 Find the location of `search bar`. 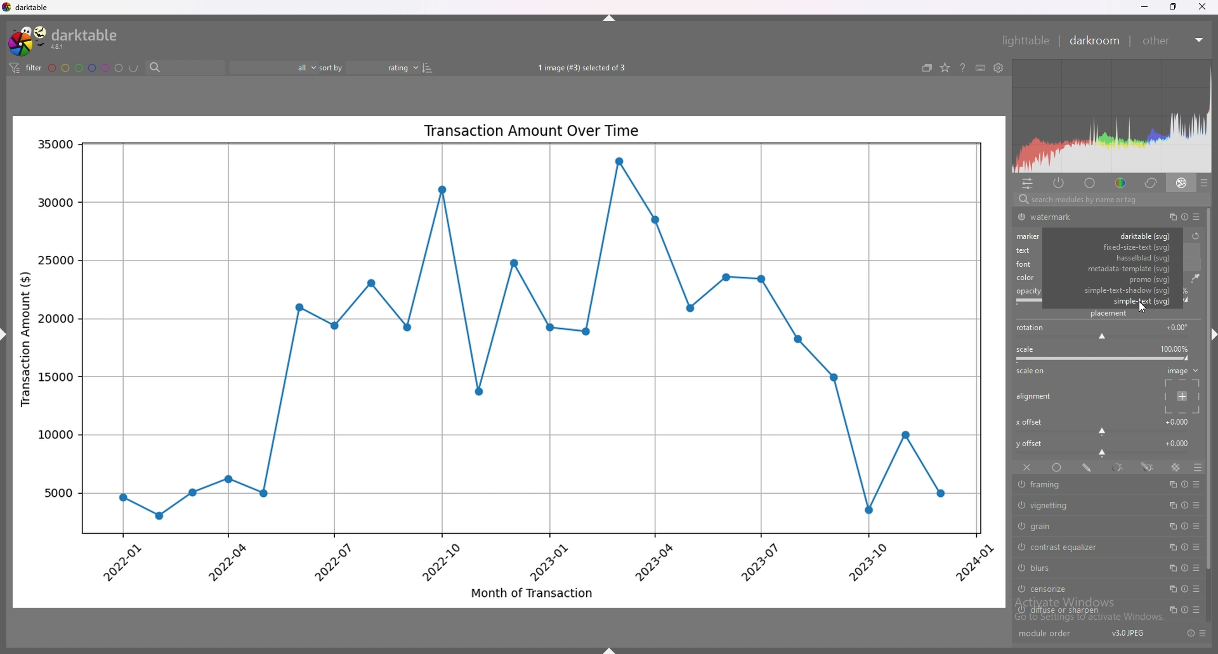

search bar is located at coordinates (1108, 200).